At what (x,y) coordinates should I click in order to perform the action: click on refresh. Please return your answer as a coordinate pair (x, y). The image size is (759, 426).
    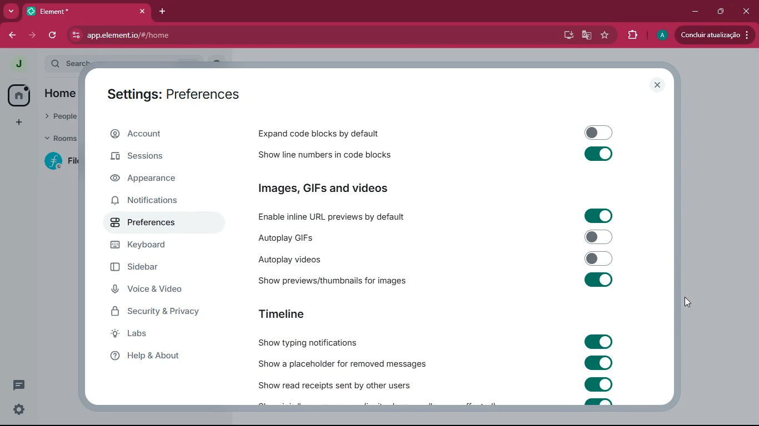
    Looking at the image, I should click on (52, 36).